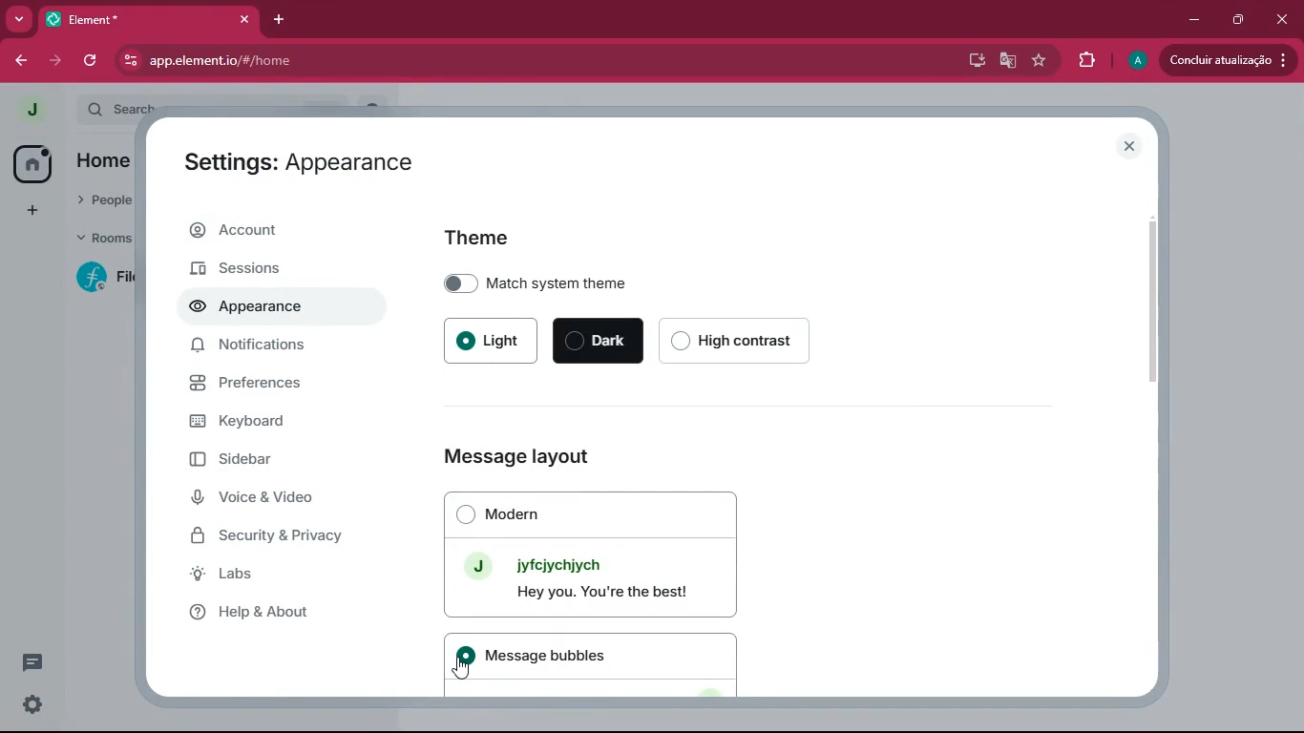 This screenshot has height=733, width=1304. I want to click on update, so click(1227, 59).